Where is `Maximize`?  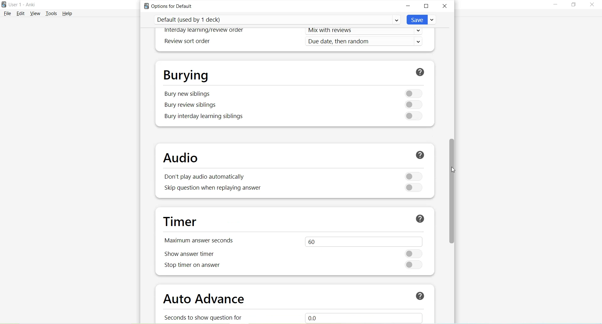 Maximize is located at coordinates (426, 7).